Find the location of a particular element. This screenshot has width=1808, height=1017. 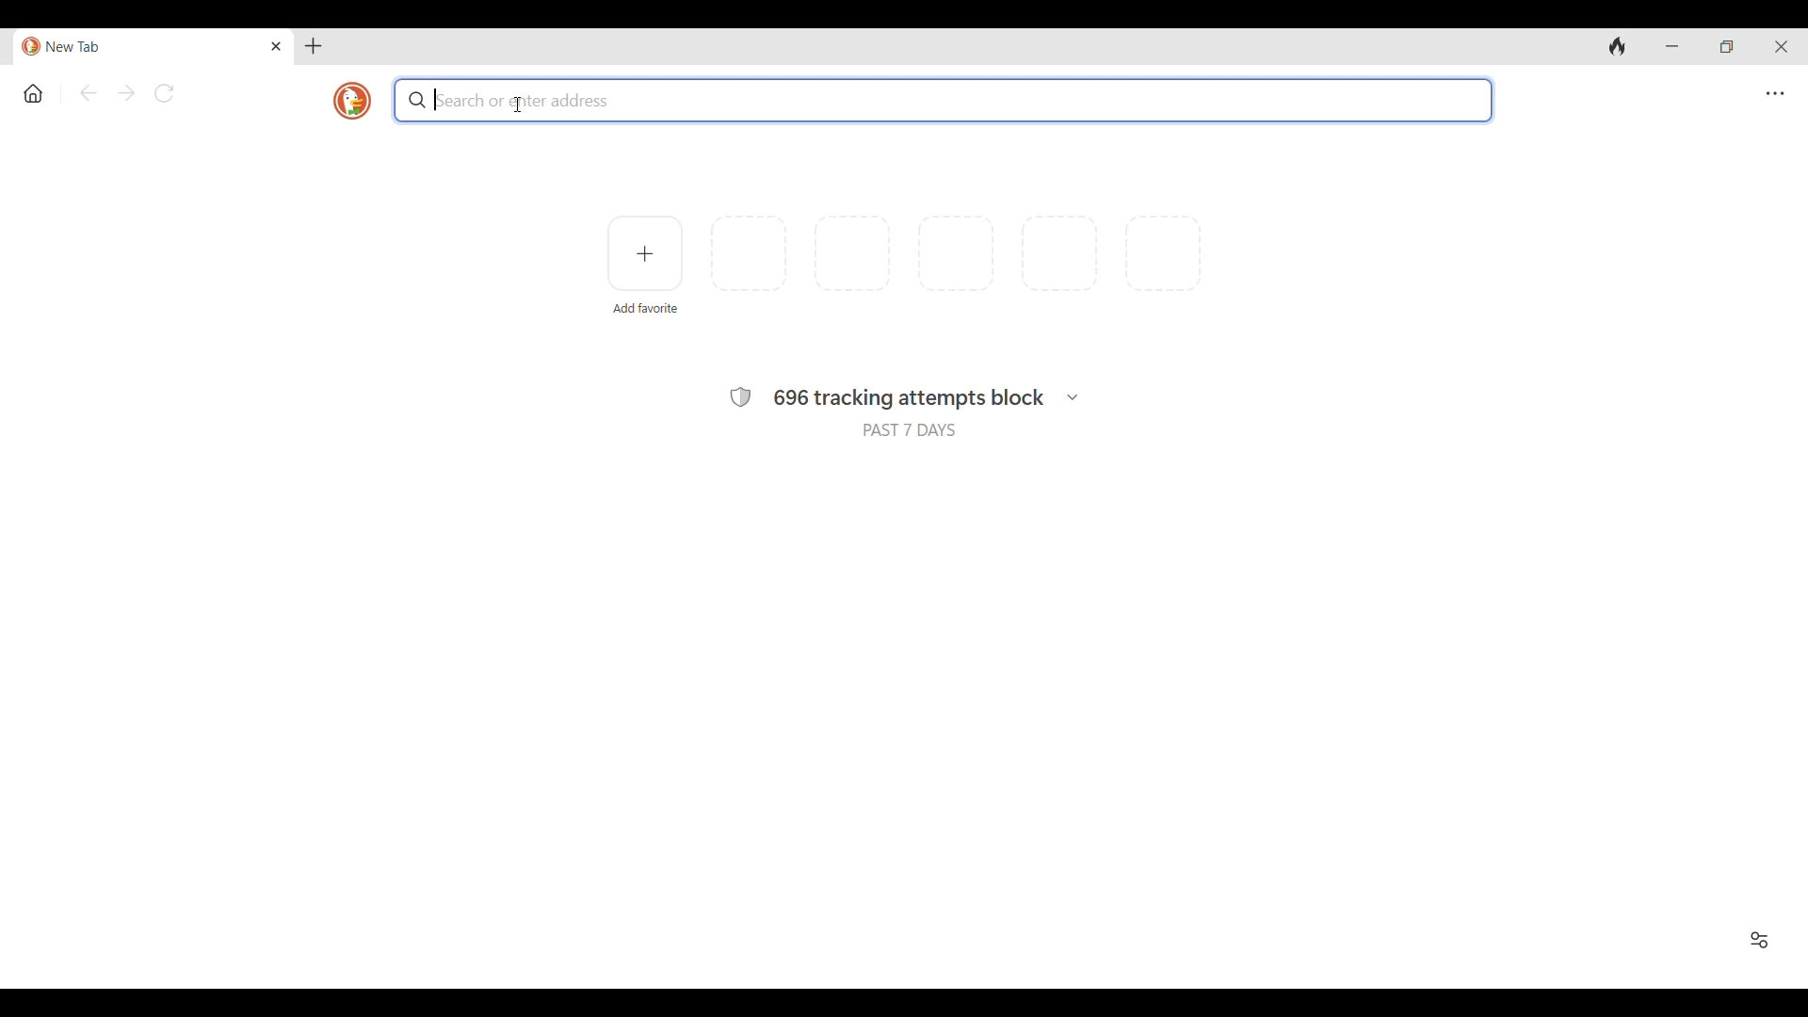

Add favorite is located at coordinates (644, 309).